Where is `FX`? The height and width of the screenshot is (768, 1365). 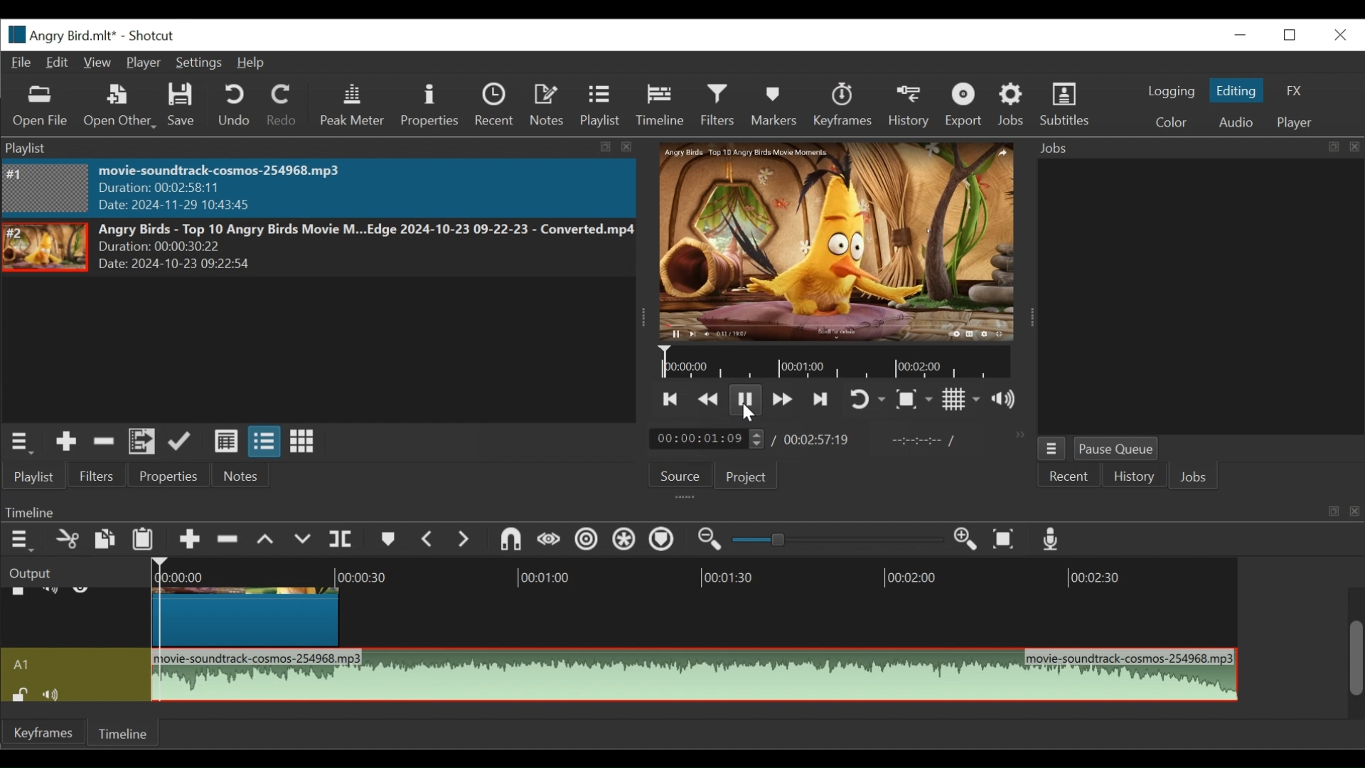
FX is located at coordinates (1295, 92).